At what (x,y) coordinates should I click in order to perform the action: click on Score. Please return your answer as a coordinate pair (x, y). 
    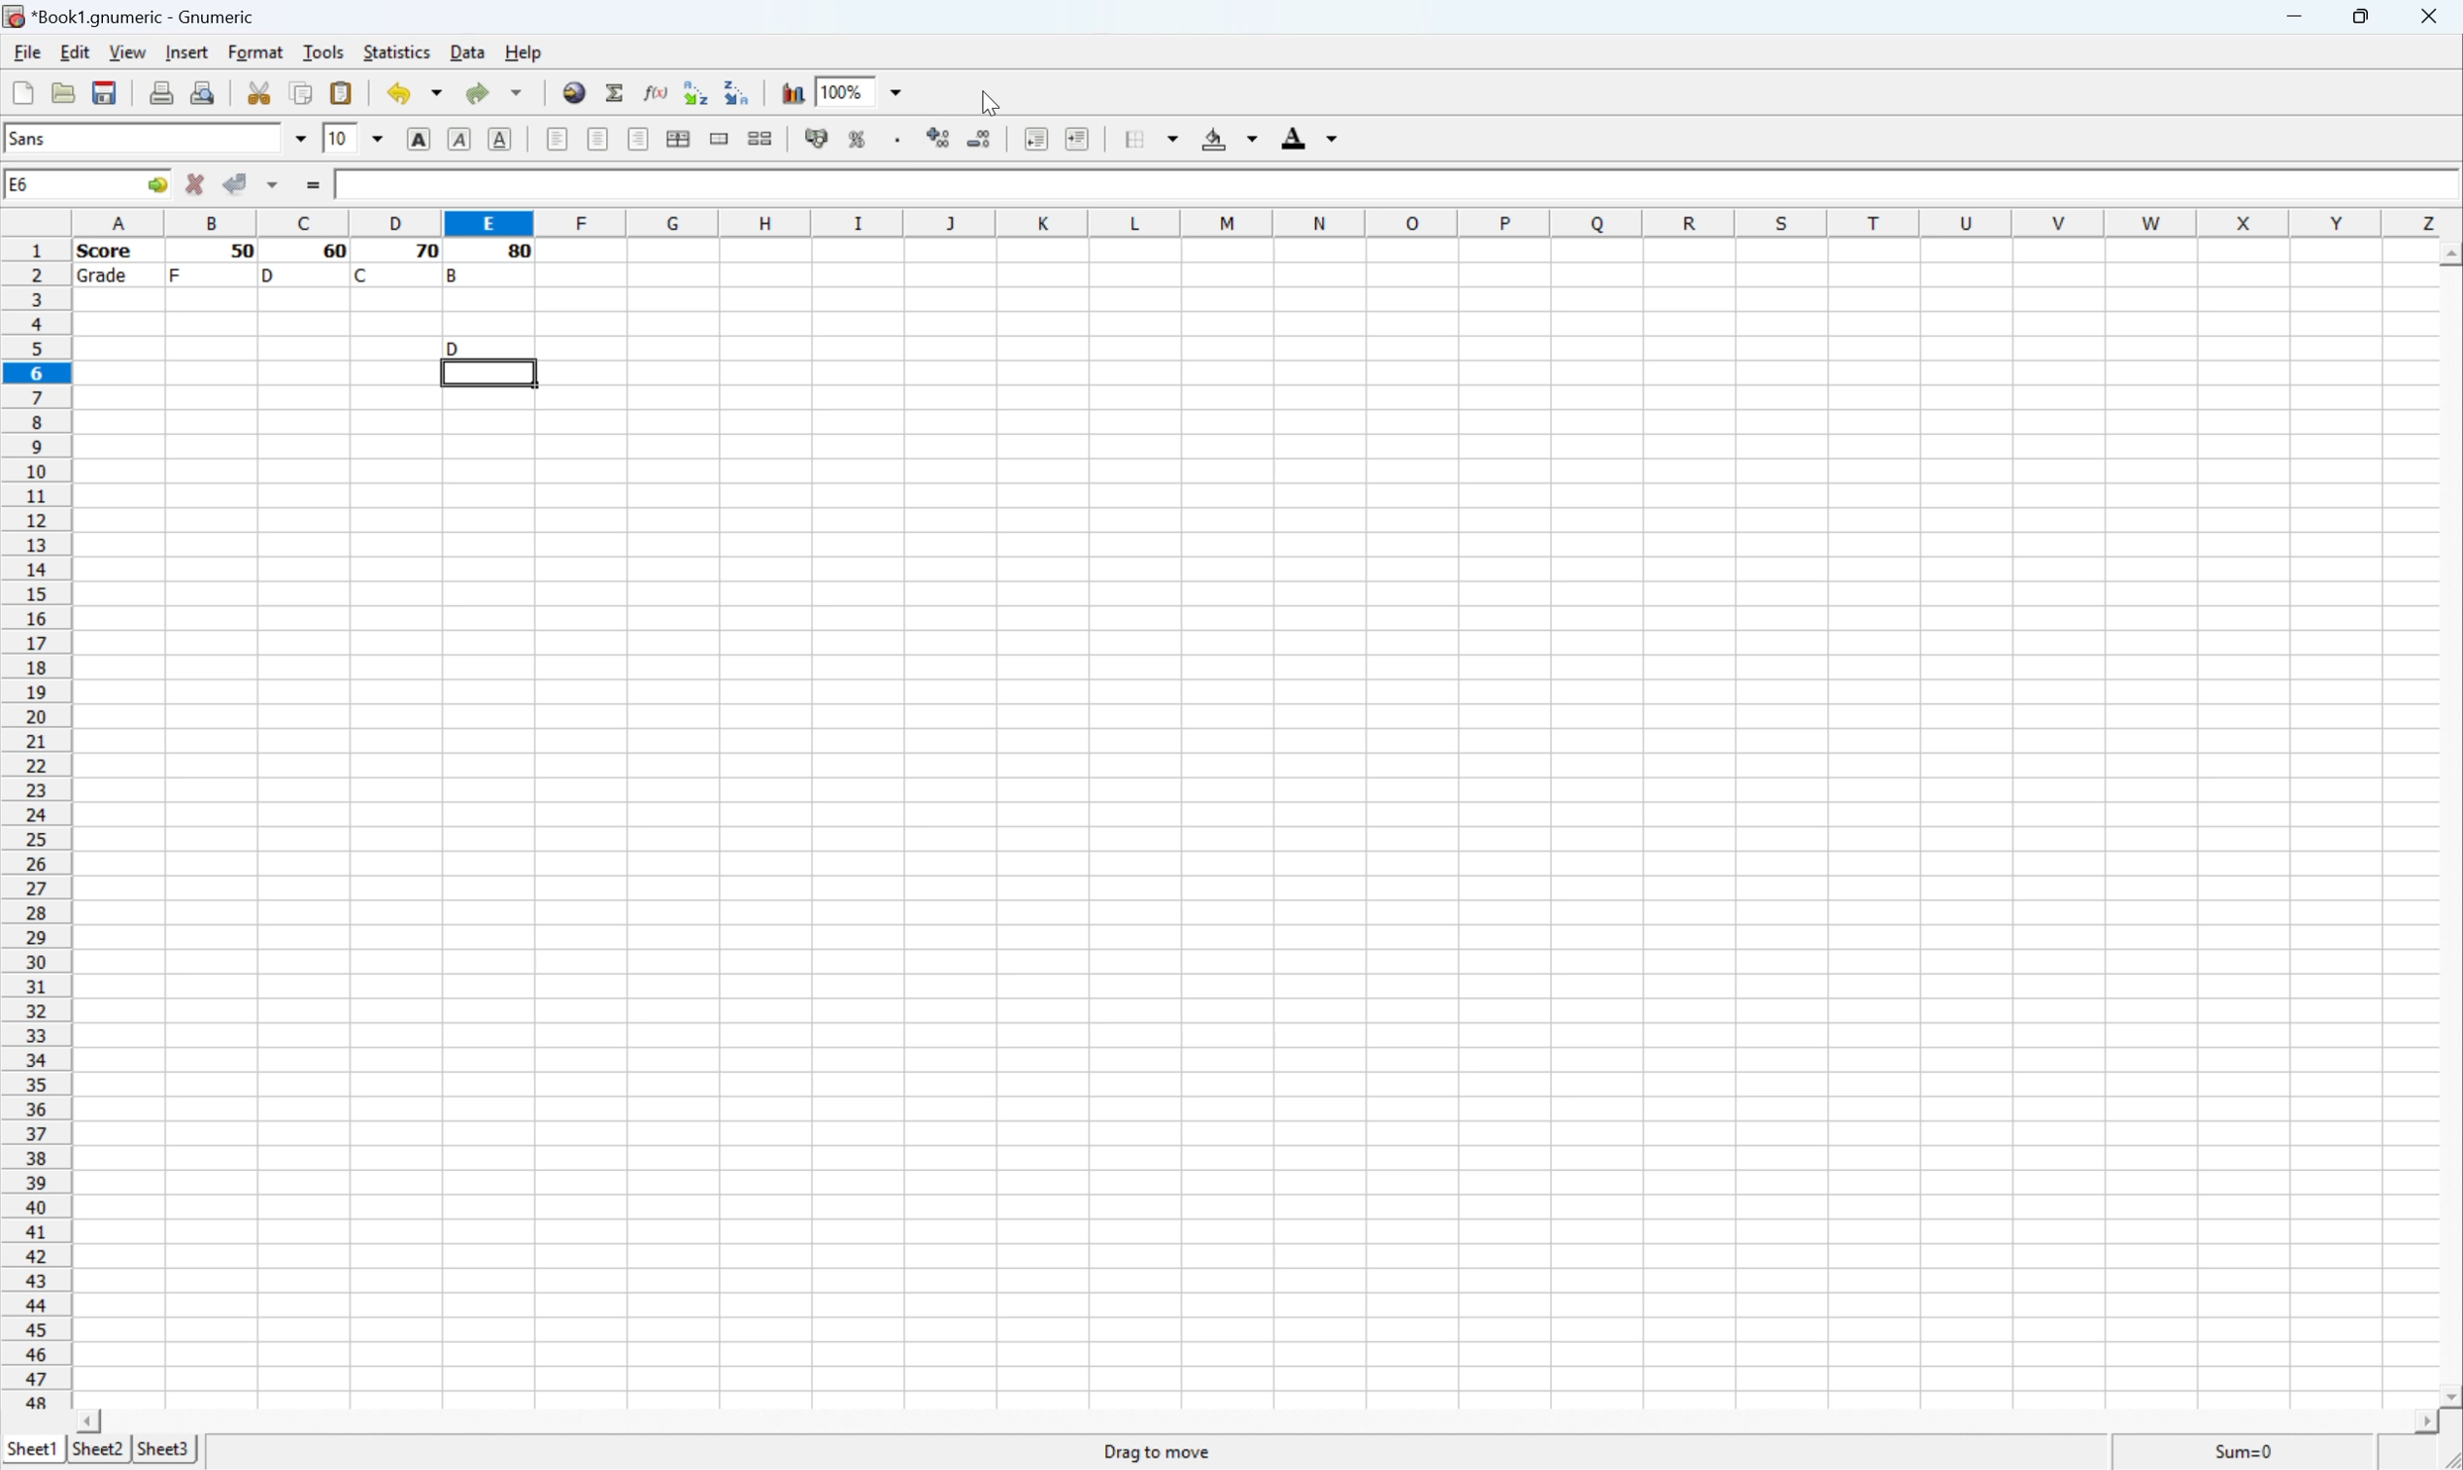
    Looking at the image, I should click on (111, 252).